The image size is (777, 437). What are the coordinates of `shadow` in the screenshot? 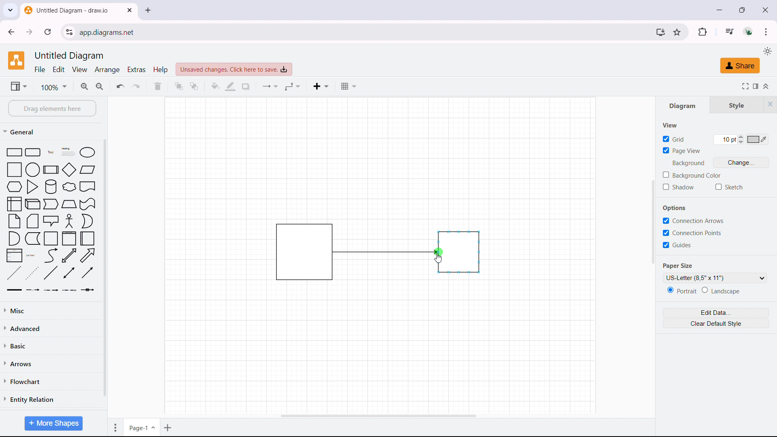 It's located at (246, 86).